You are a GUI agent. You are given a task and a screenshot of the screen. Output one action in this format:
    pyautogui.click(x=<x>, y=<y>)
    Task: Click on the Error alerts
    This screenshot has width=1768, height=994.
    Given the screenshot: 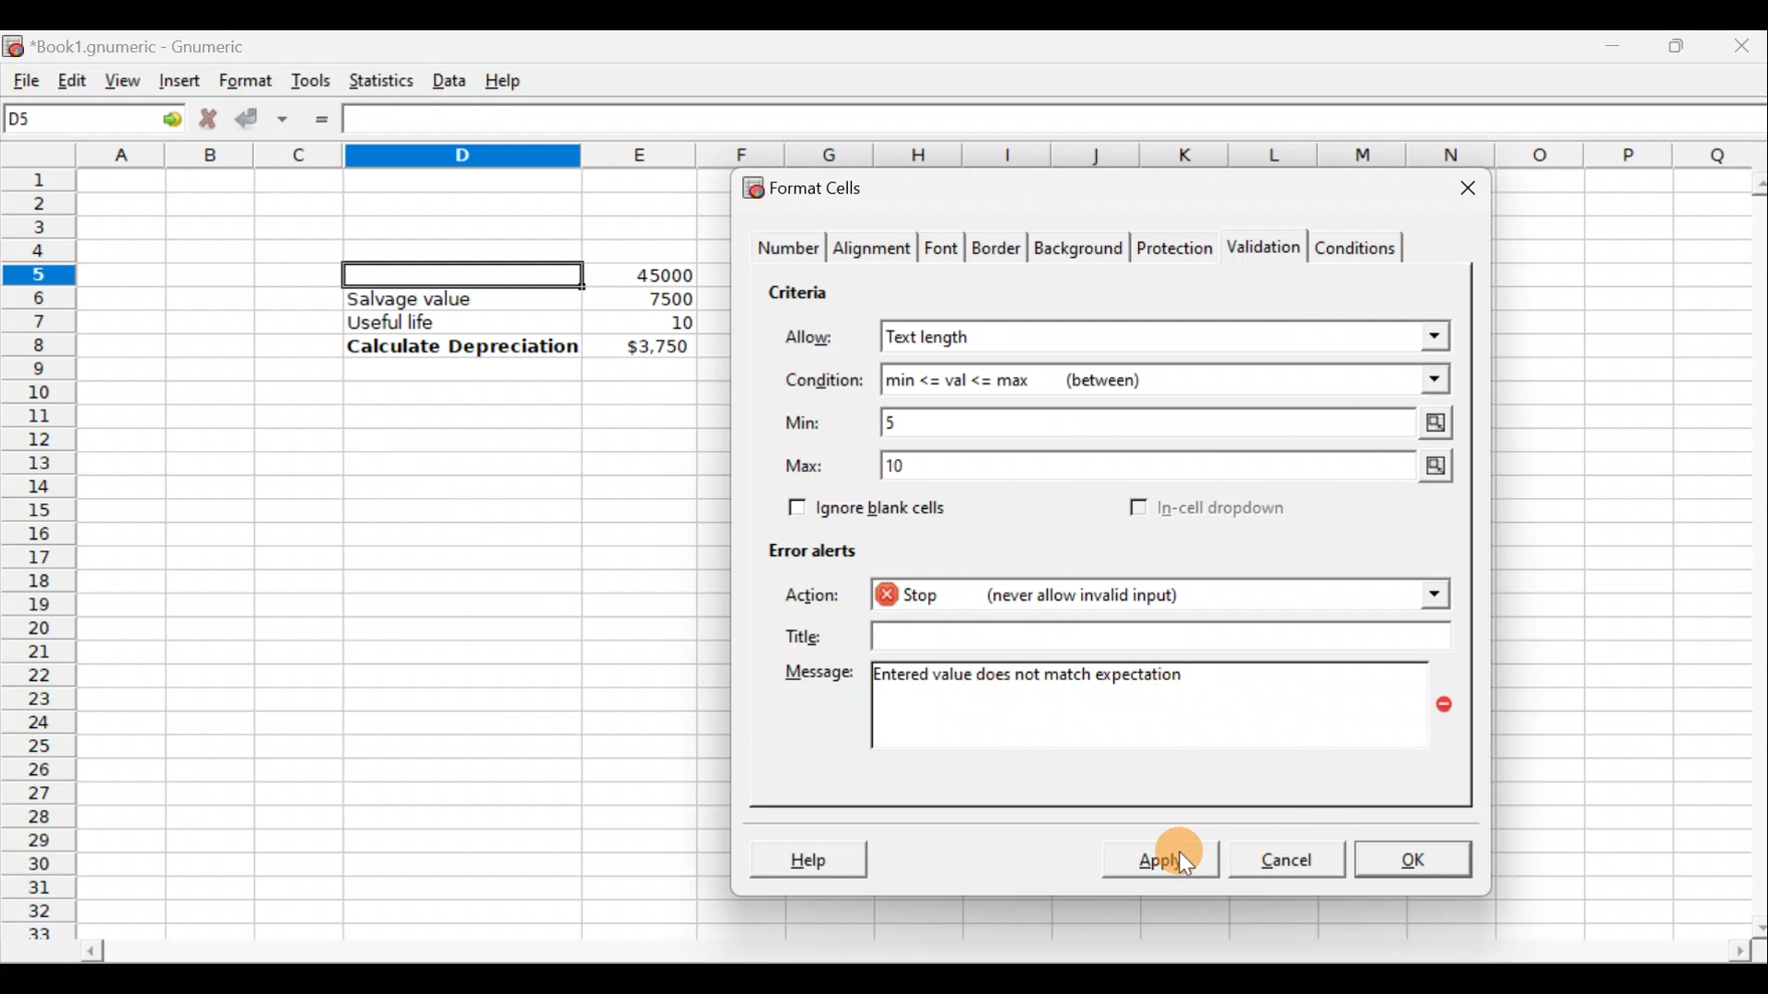 What is the action you would take?
    pyautogui.click(x=803, y=547)
    